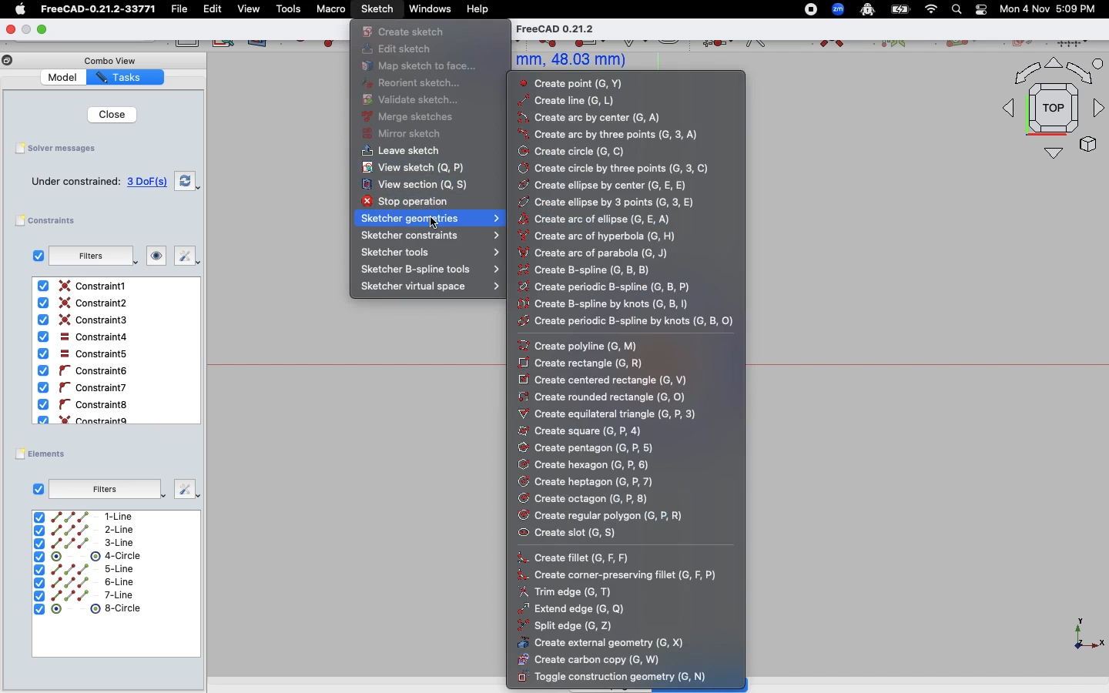  What do you see at coordinates (415, 168) in the screenshot?
I see `View sketch` at bounding box center [415, 168].